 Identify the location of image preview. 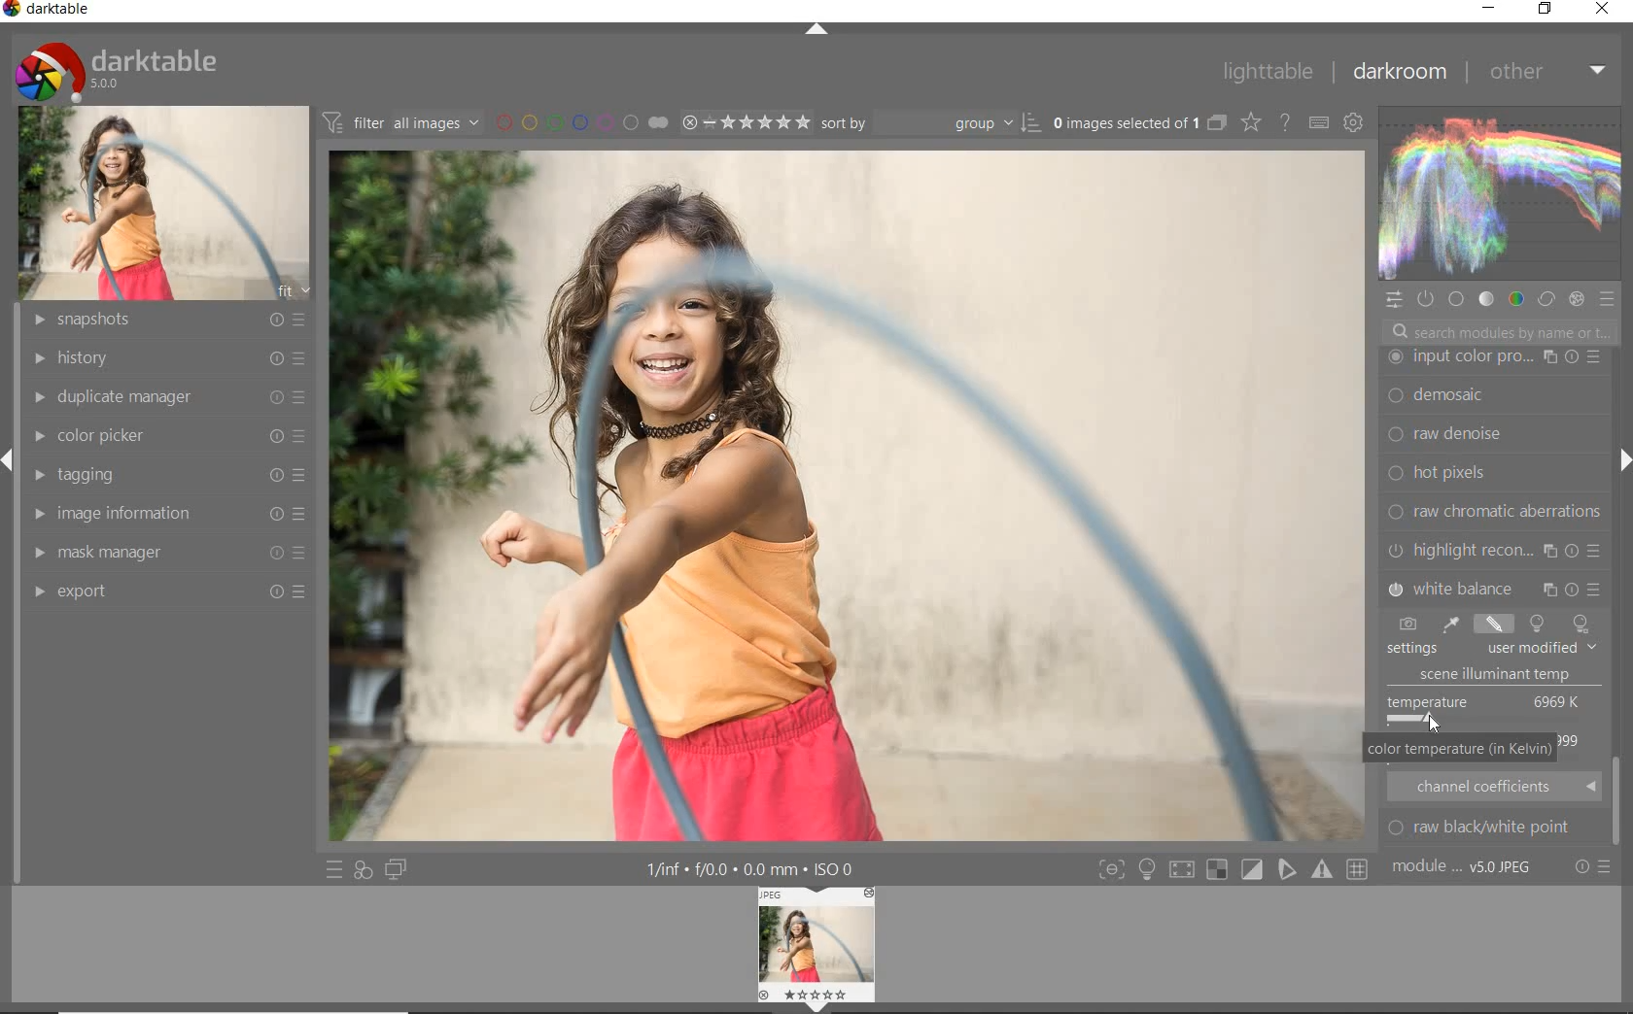
(817, 950).